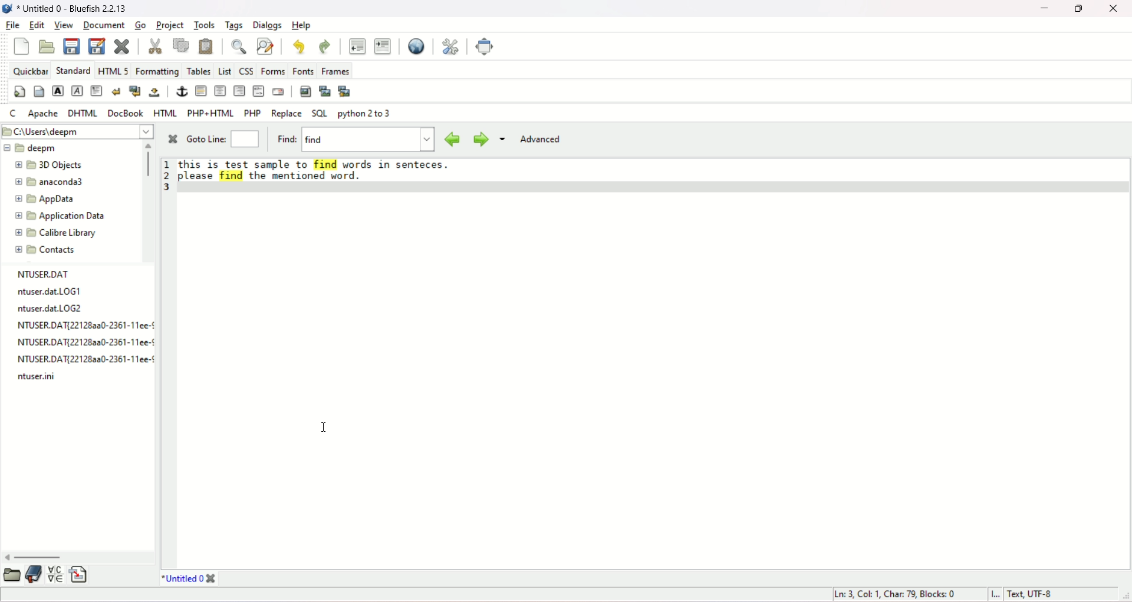  I want to click on paste, so click(205, 45).